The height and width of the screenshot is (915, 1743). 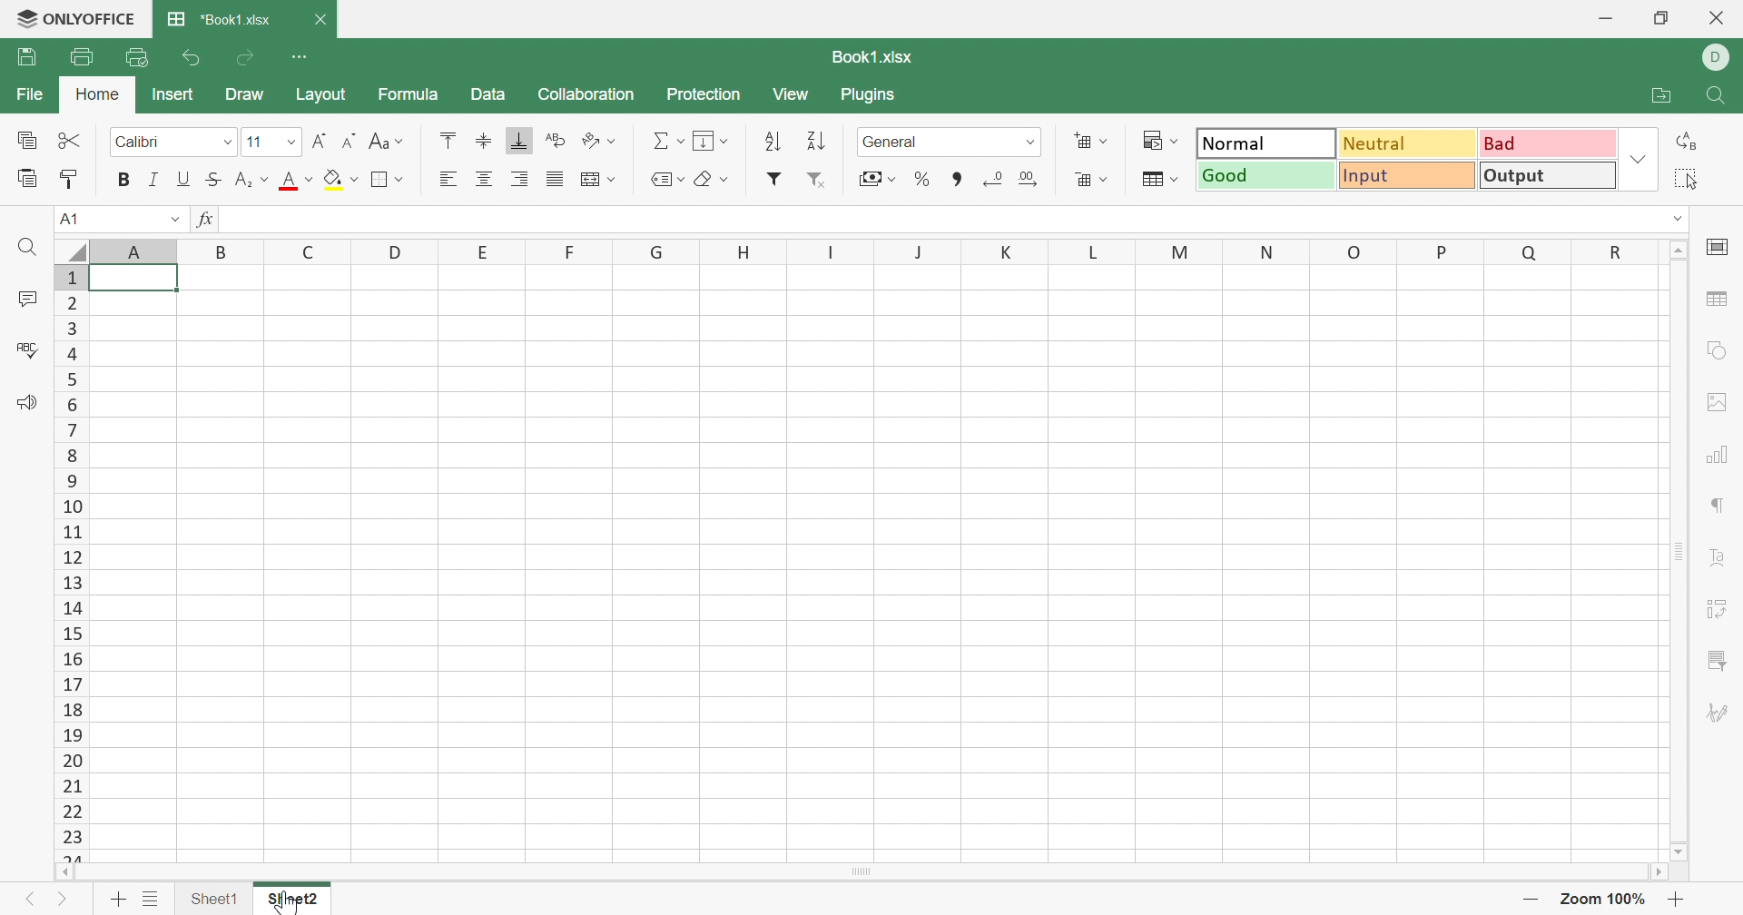 I want to click on Drop own, so click(x=682, y=179).